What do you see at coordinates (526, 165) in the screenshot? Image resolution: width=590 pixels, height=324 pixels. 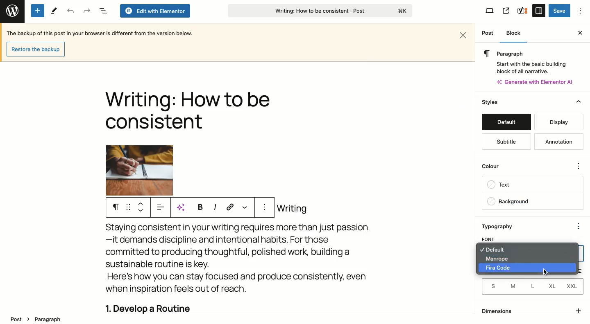 I see `Colour` at bounding box center [526, 165].